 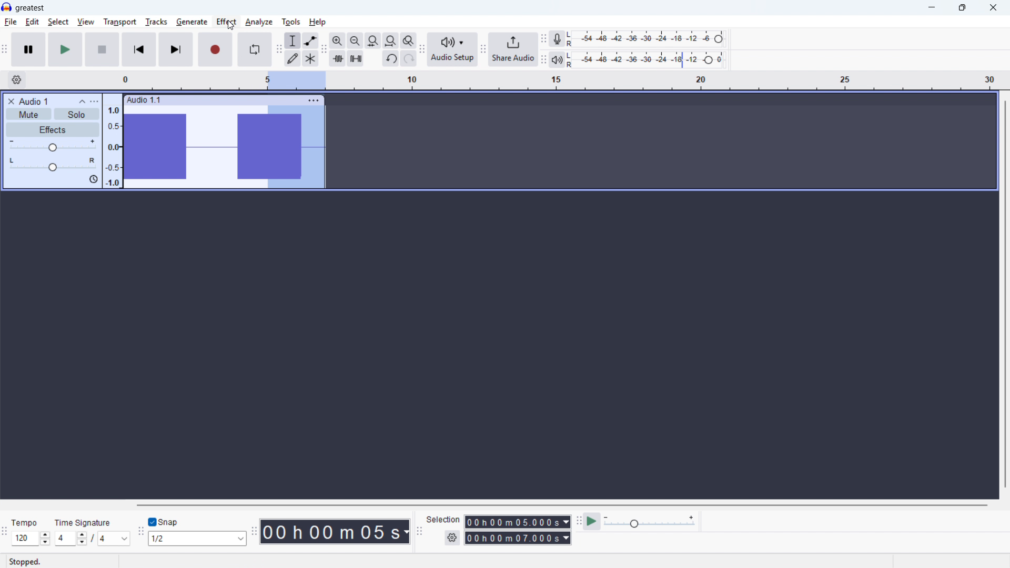 I want to click on Timeline , so click(x=560, y=81).